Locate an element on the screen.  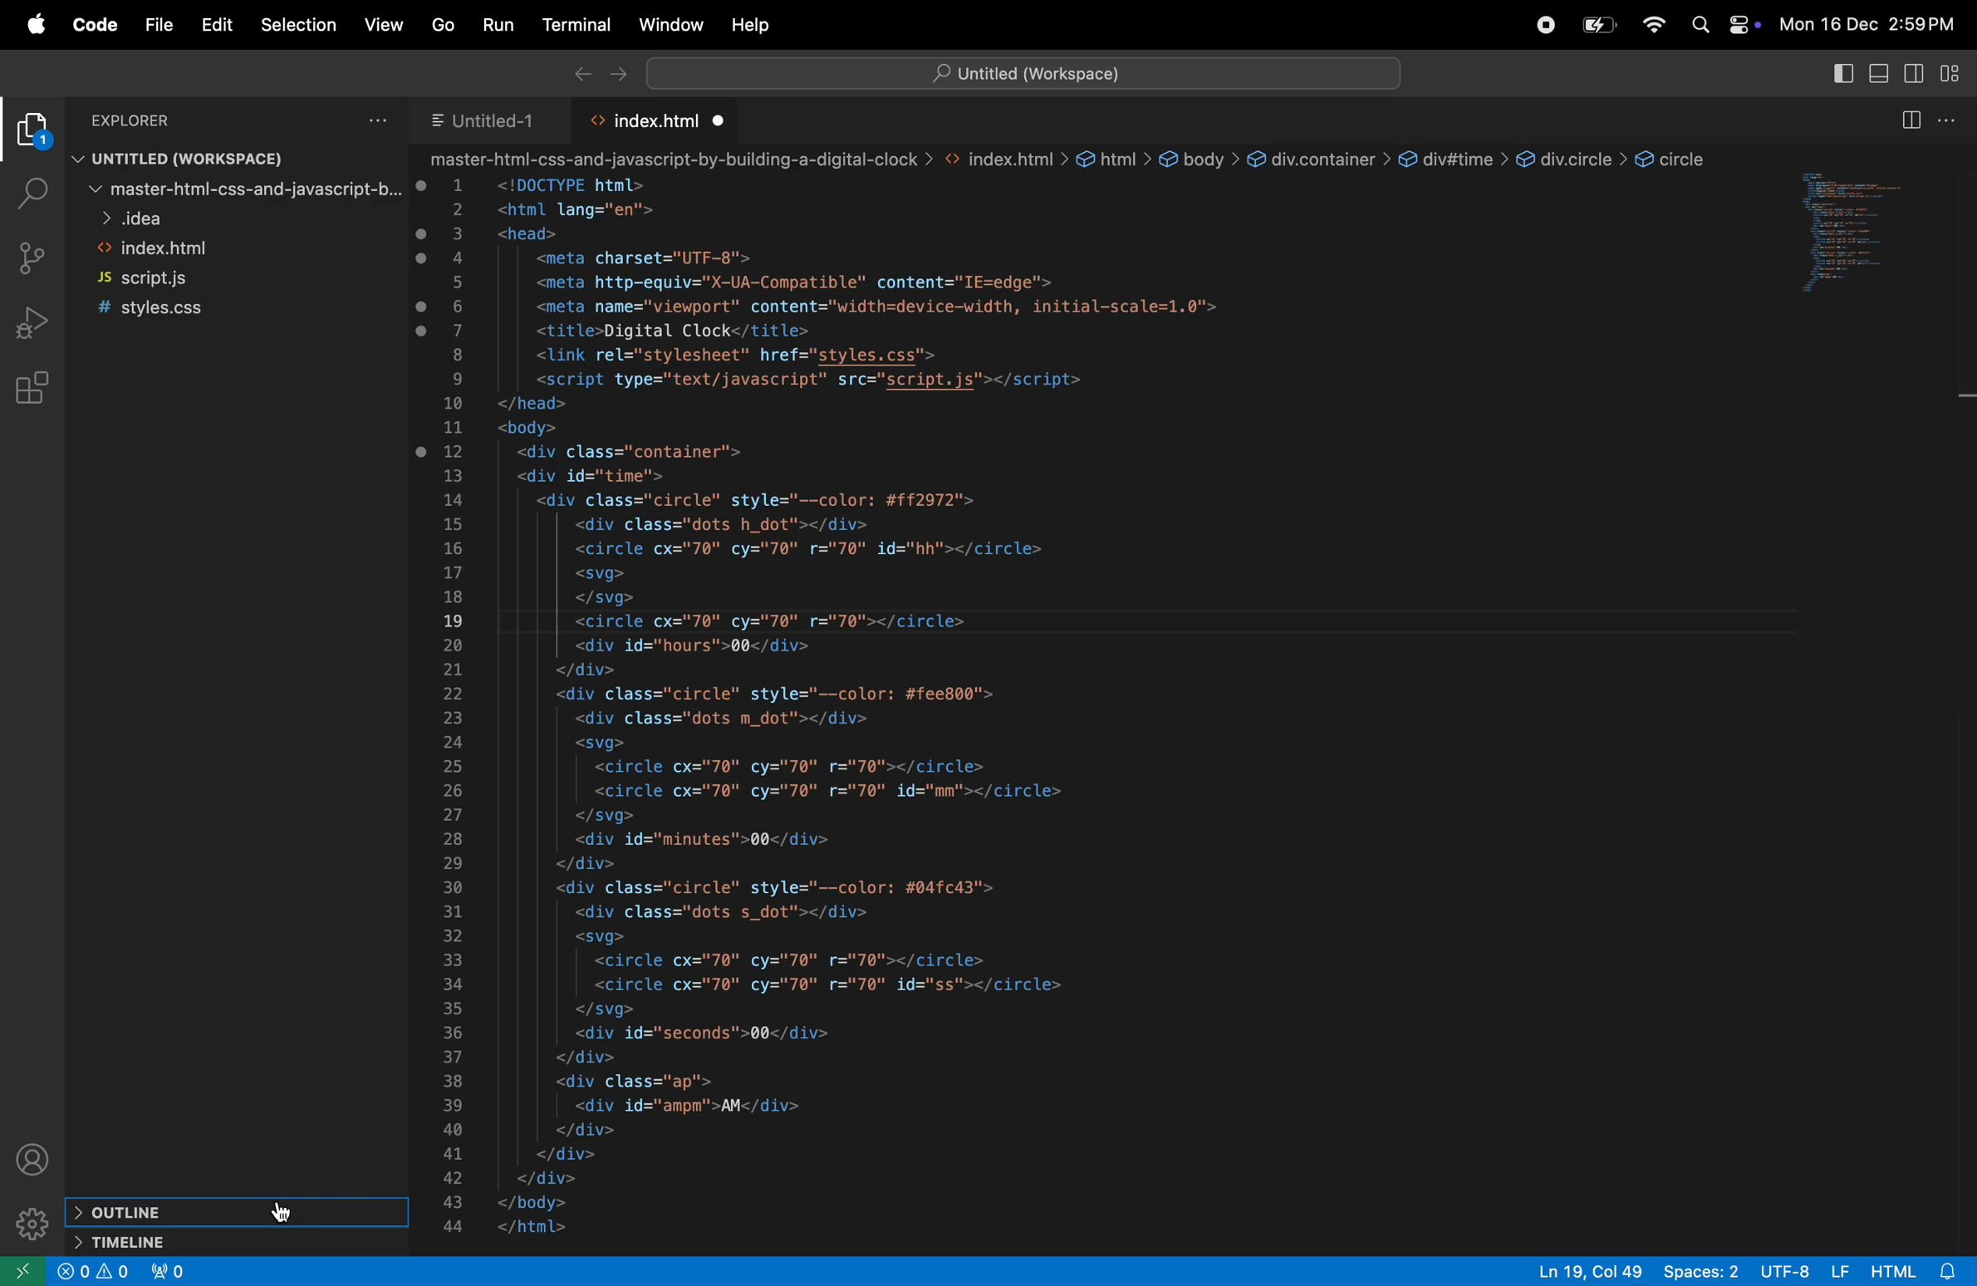
Go is located at coordinates (437, 25).